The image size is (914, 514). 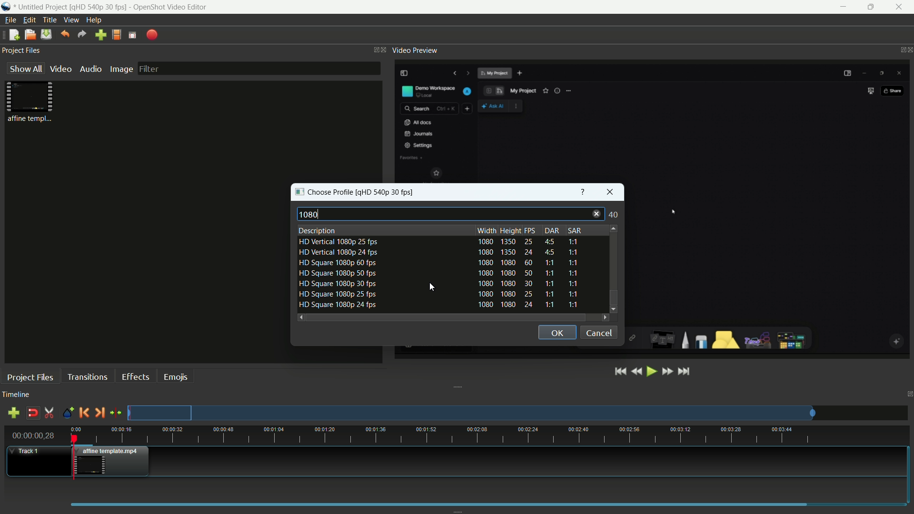 What do you see at coordinates (437, 306) in the screenshot?
I see `profile-7` at bounding box center [437, 306].